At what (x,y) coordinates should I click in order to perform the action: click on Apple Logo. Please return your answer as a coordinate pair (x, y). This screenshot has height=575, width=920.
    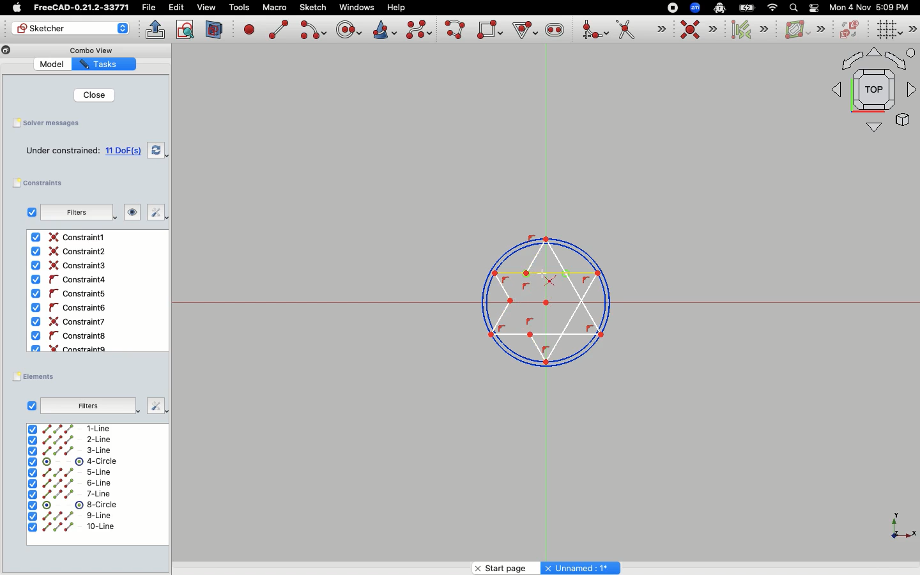
    Looking at the image, I should click on (15, 8).